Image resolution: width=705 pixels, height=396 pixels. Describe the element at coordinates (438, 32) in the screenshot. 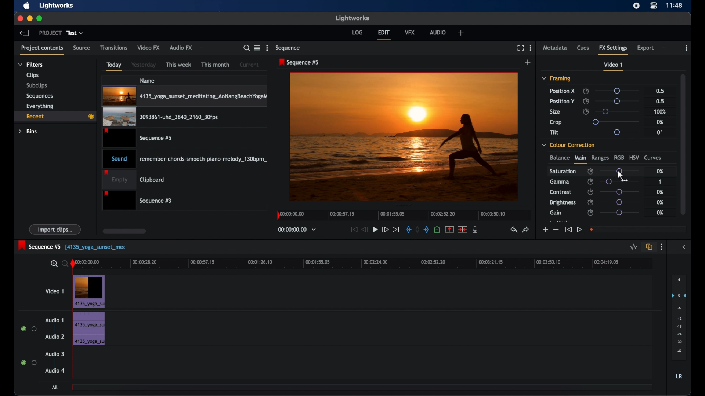

I see `audio` at that location.